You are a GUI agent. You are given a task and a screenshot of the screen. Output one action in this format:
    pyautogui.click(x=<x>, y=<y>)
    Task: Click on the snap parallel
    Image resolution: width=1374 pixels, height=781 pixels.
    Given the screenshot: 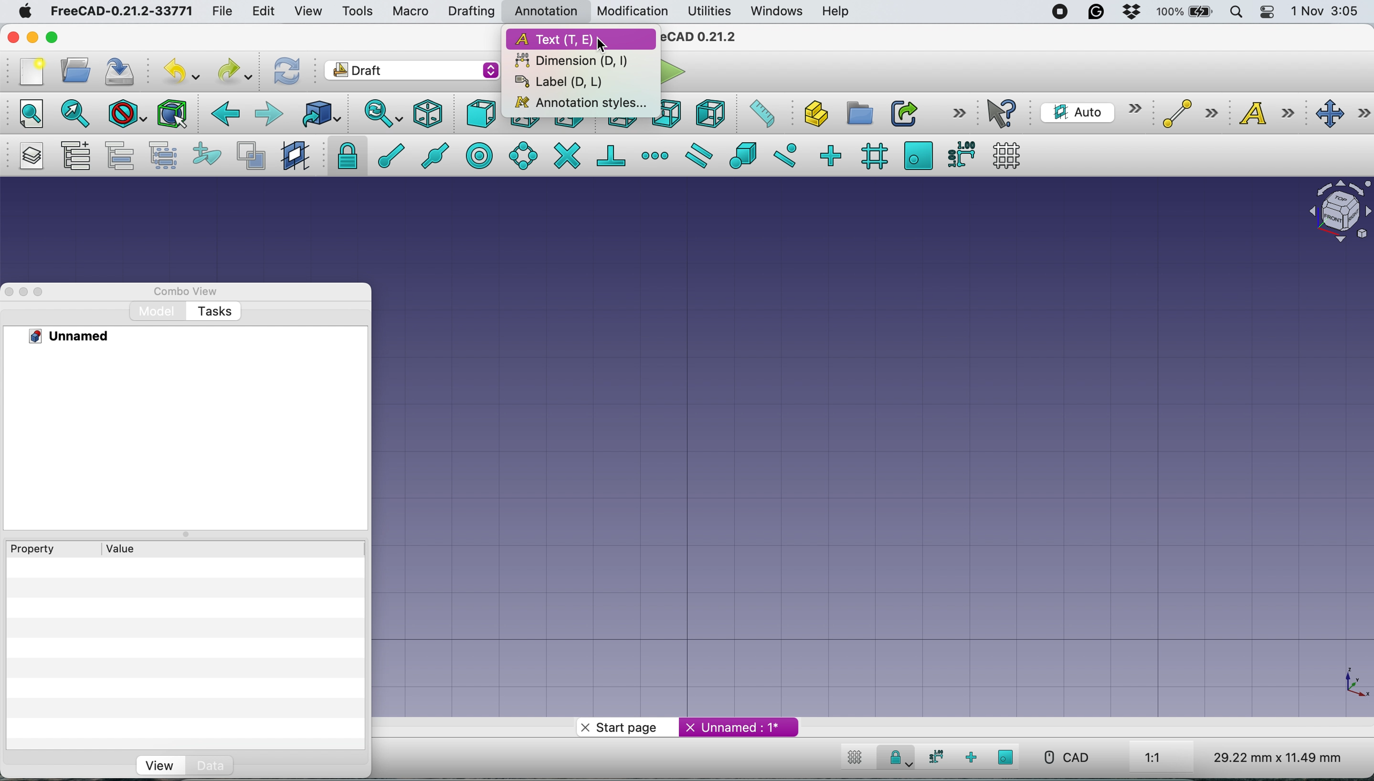 What is the action you would take?
    pyautogui.click(x=696, y=154)
    